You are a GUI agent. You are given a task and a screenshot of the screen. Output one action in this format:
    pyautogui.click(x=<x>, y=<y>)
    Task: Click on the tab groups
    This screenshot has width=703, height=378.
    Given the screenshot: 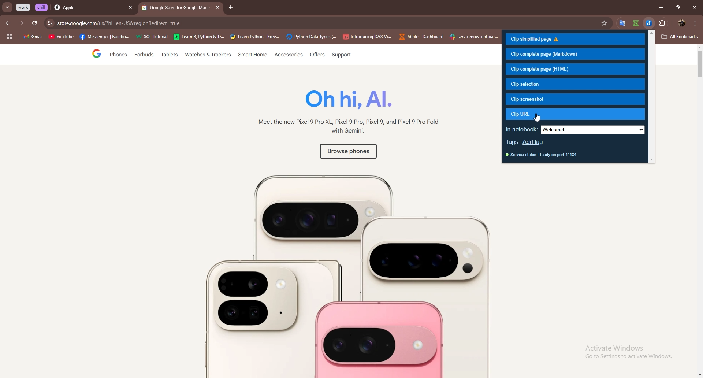 What is the action you would take?
    pyautogui.click(x=9, y=37)
    